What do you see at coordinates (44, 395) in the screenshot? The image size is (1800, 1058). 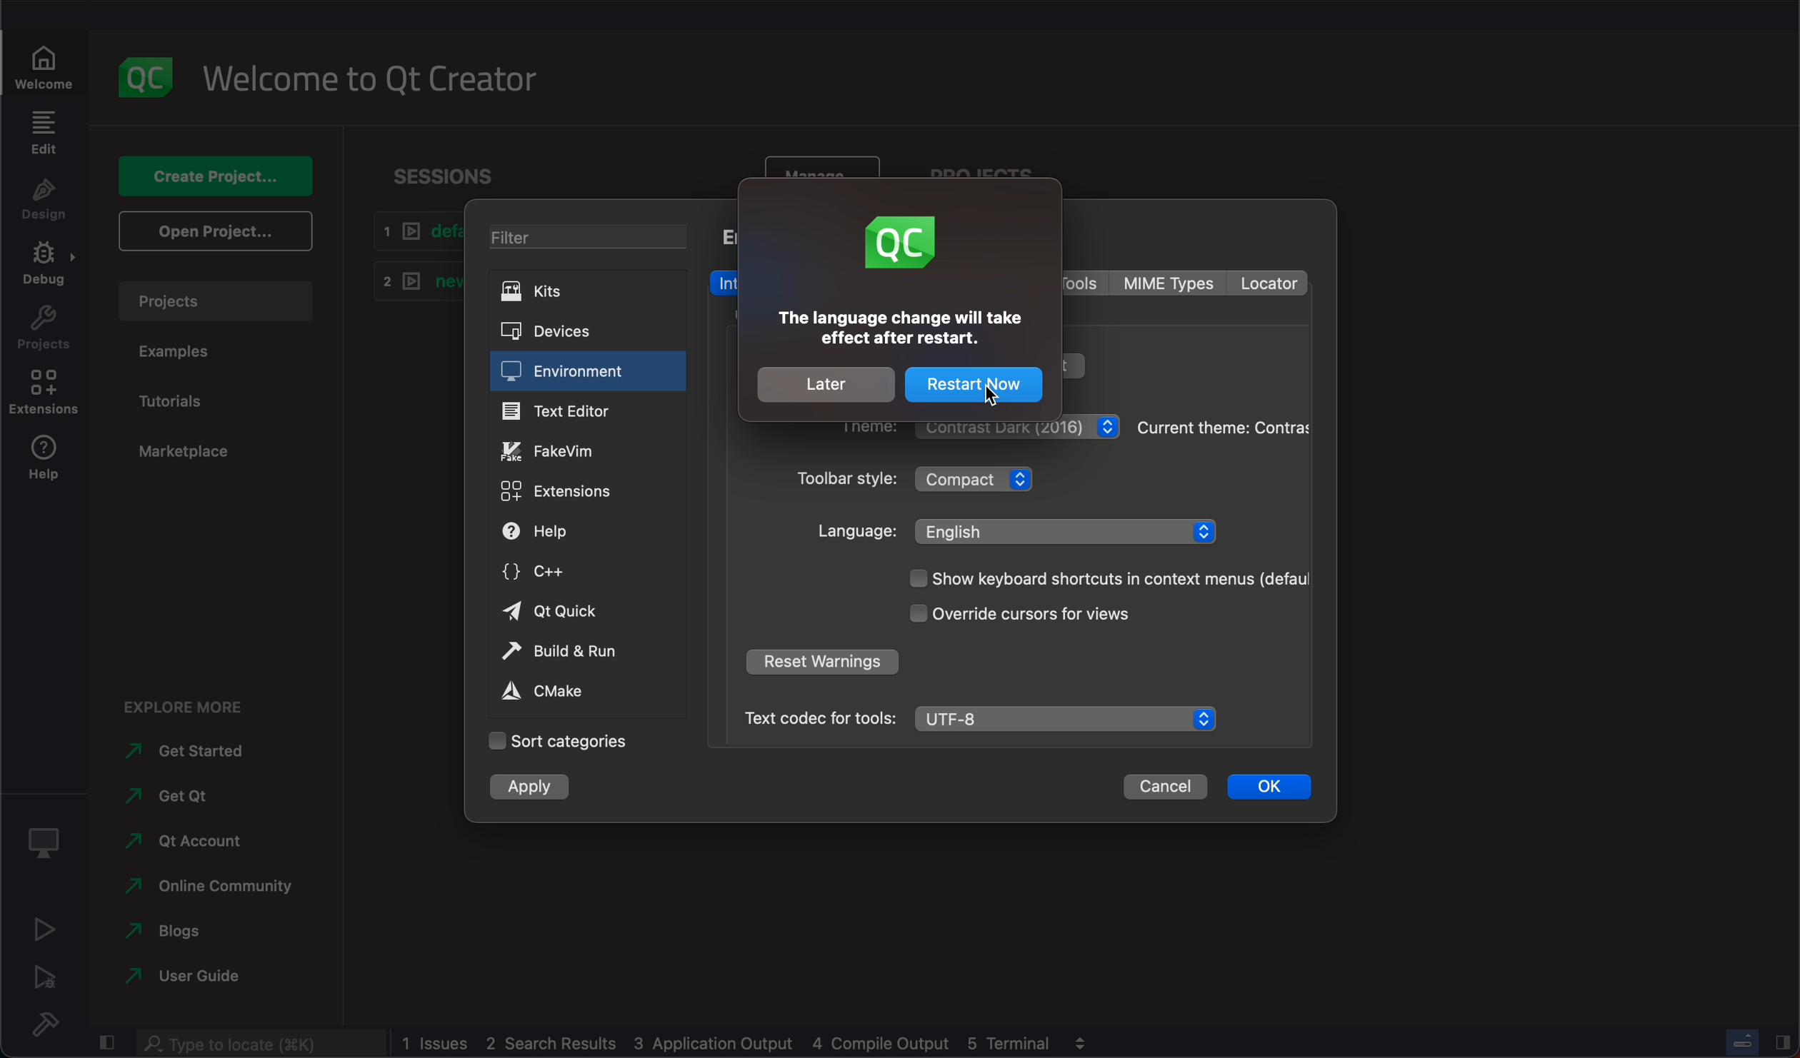 I see `extensions` at bounding box center [44, 395].